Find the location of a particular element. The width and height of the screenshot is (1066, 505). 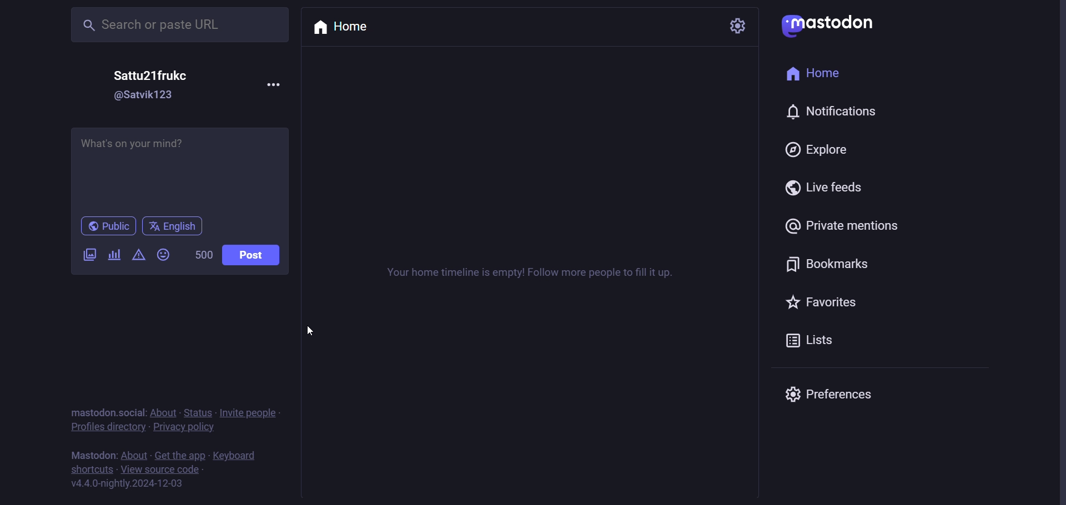

@Satvik123 is located at coordinates (150, 98).